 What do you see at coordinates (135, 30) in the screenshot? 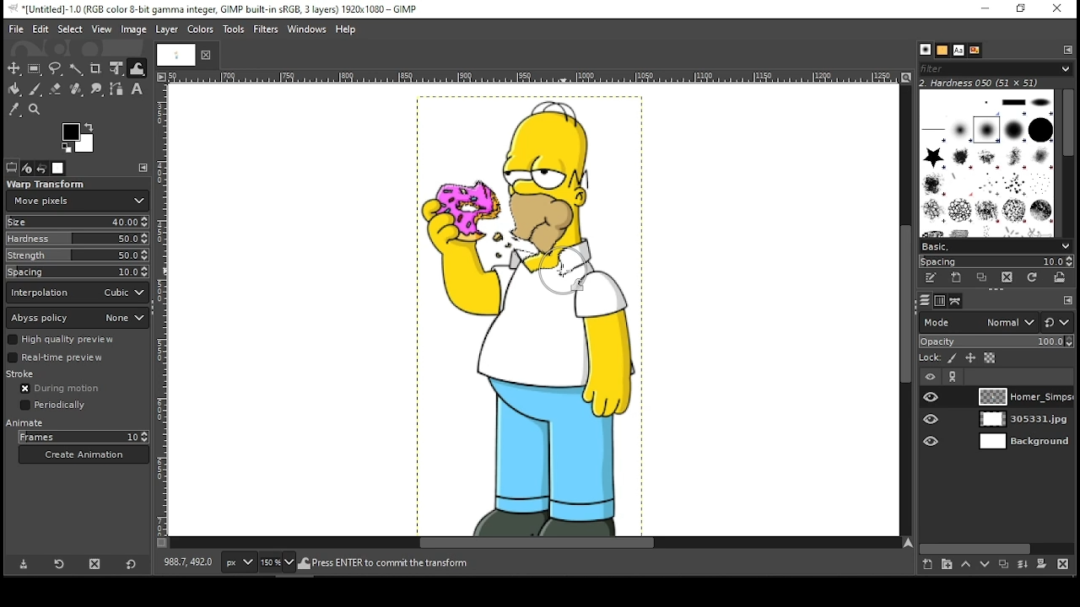
I see `image` at bounding box center [135, 30].